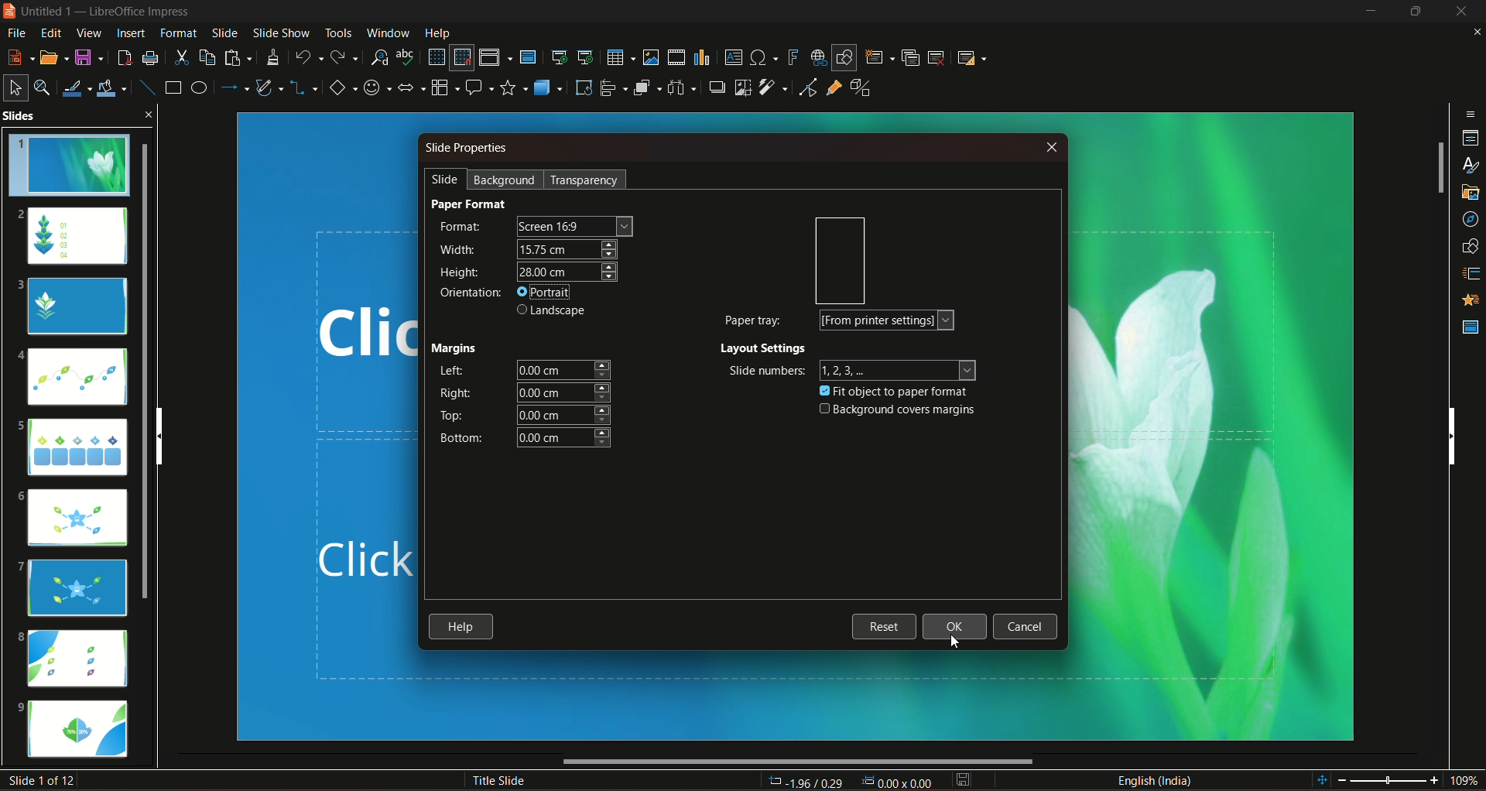  What do you see at coordinates (238, 57) in the screenshot?
I see `paste` at bounding box center [238, 57].